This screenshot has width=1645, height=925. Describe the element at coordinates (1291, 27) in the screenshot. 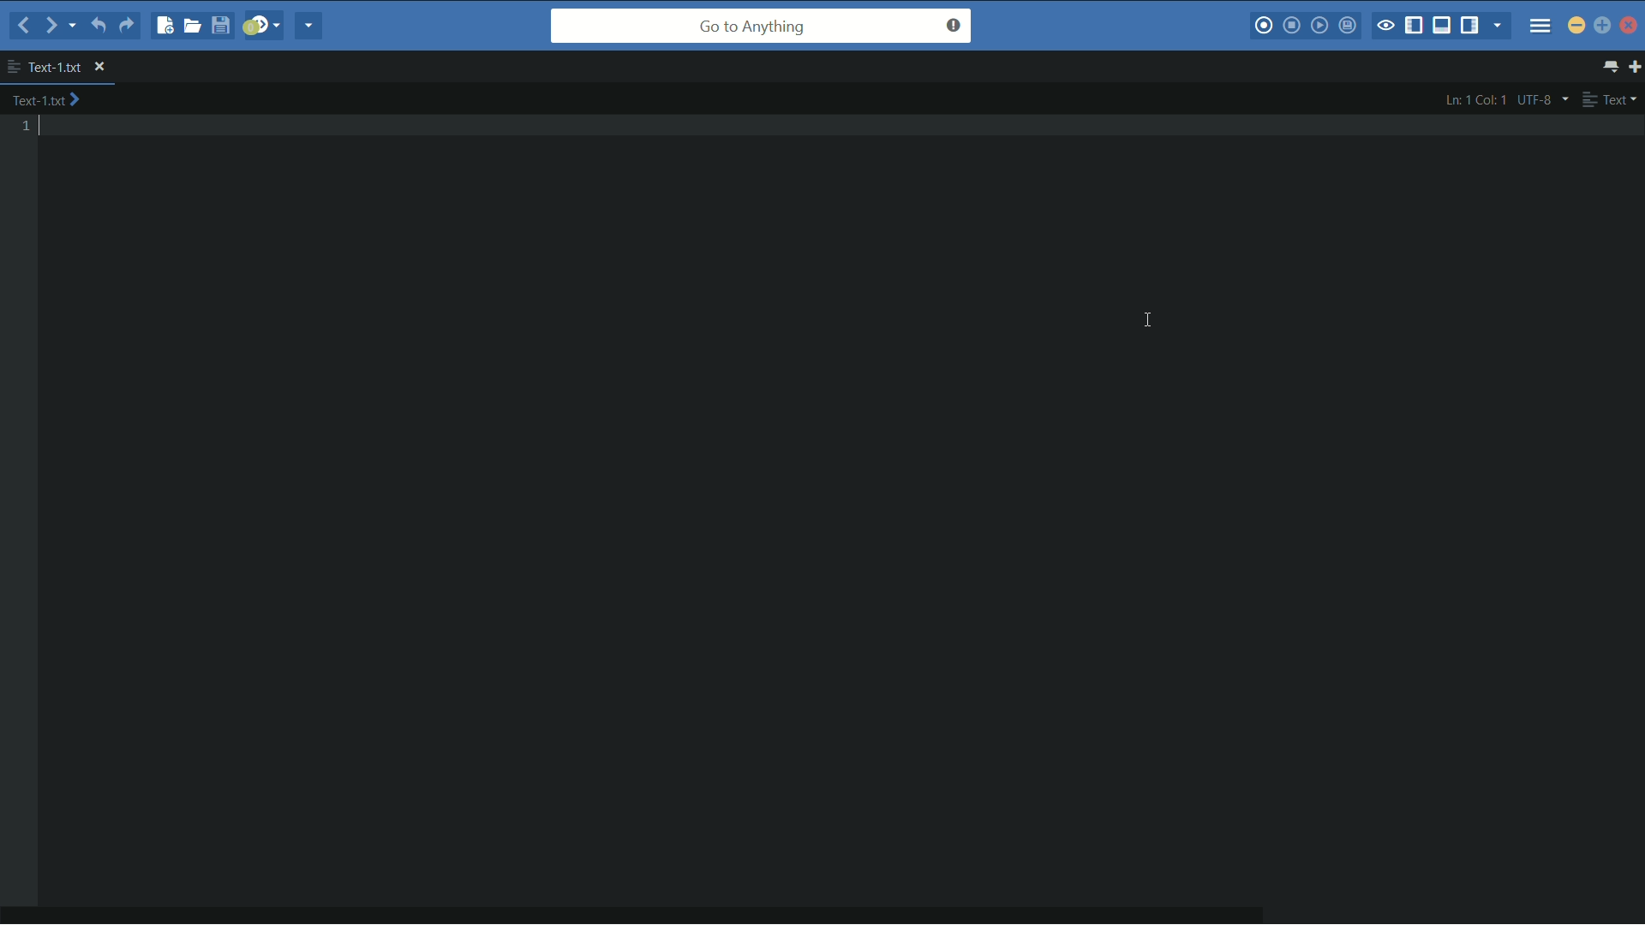

I see `stop macro` at that location.